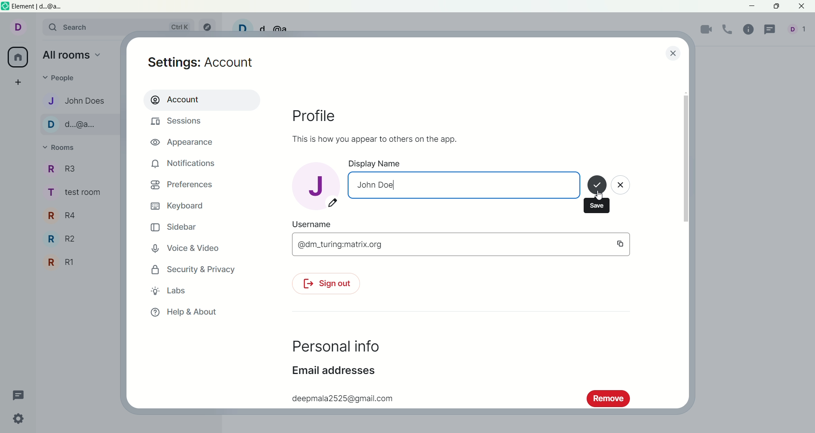  What do you see at coordinates (597, 186) in the screenshot?
I see `save` at bounding box center [597, 186].